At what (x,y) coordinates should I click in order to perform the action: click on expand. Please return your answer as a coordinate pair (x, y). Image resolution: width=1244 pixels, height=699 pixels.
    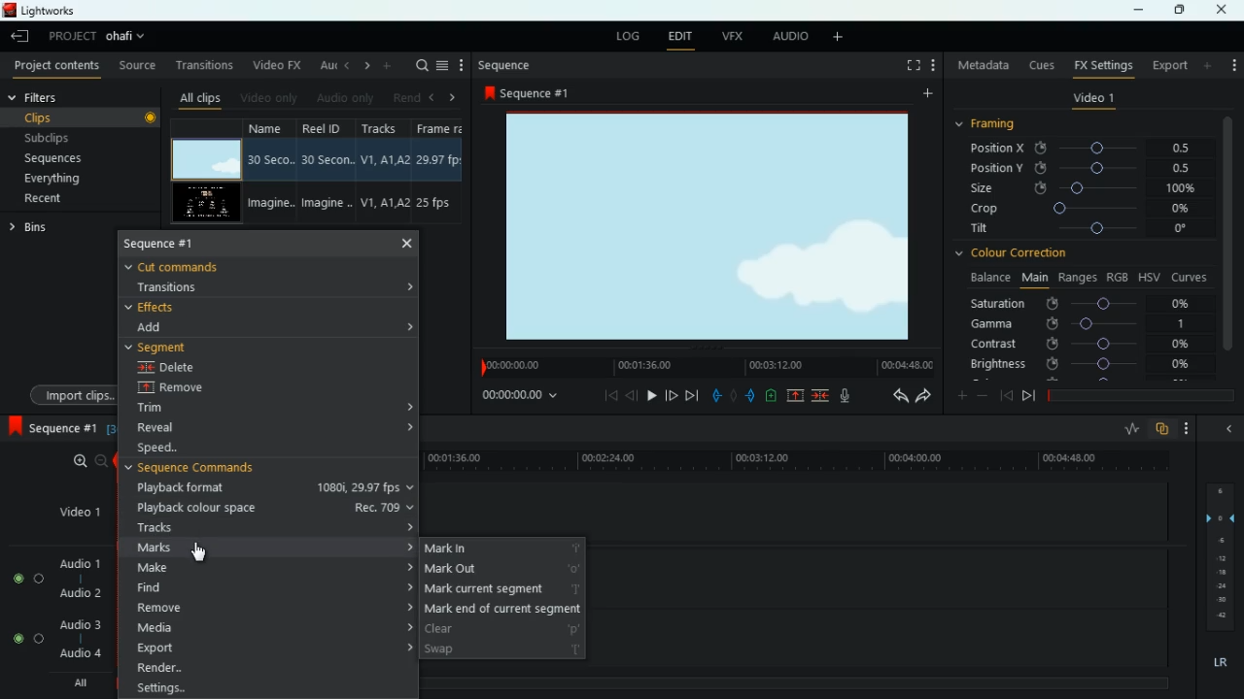
    Looking at the image, I should click on (407, 404).